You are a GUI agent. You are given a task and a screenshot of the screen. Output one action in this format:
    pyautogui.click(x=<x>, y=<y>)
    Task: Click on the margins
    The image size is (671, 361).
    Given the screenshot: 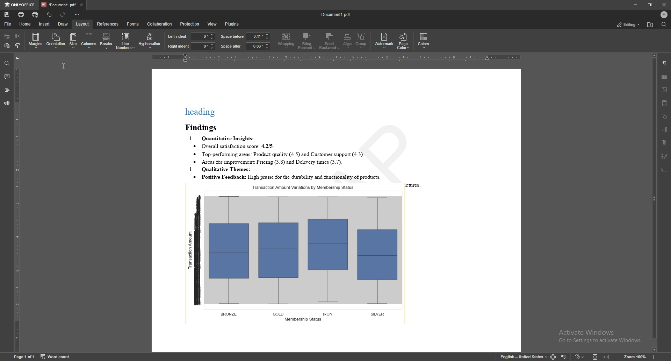 What is the action you would take?
    pyautogui.click(x=36, y=41)
    